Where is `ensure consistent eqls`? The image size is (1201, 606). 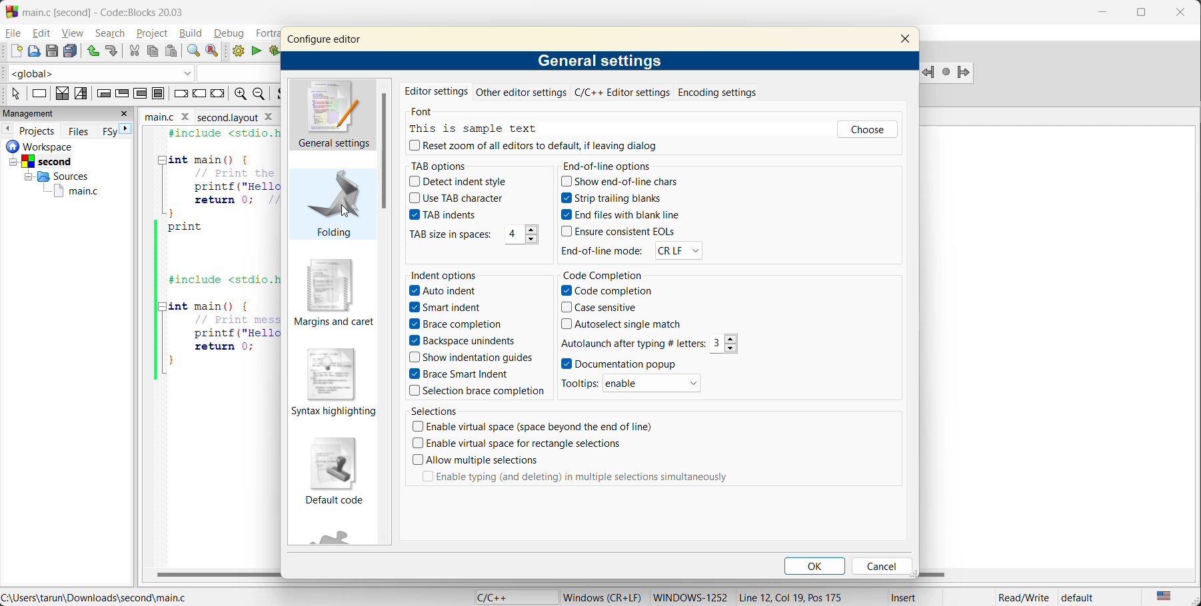 ensure consistent eqls is located at coordinates (617, 232).